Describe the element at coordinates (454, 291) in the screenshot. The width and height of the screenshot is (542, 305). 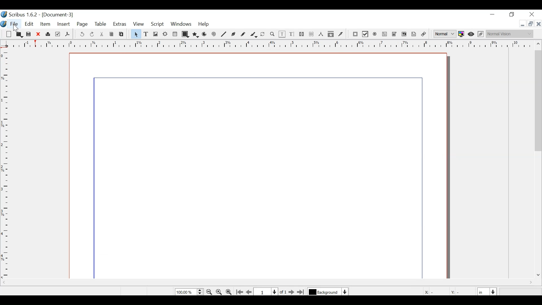
I see `Y:` at that location.